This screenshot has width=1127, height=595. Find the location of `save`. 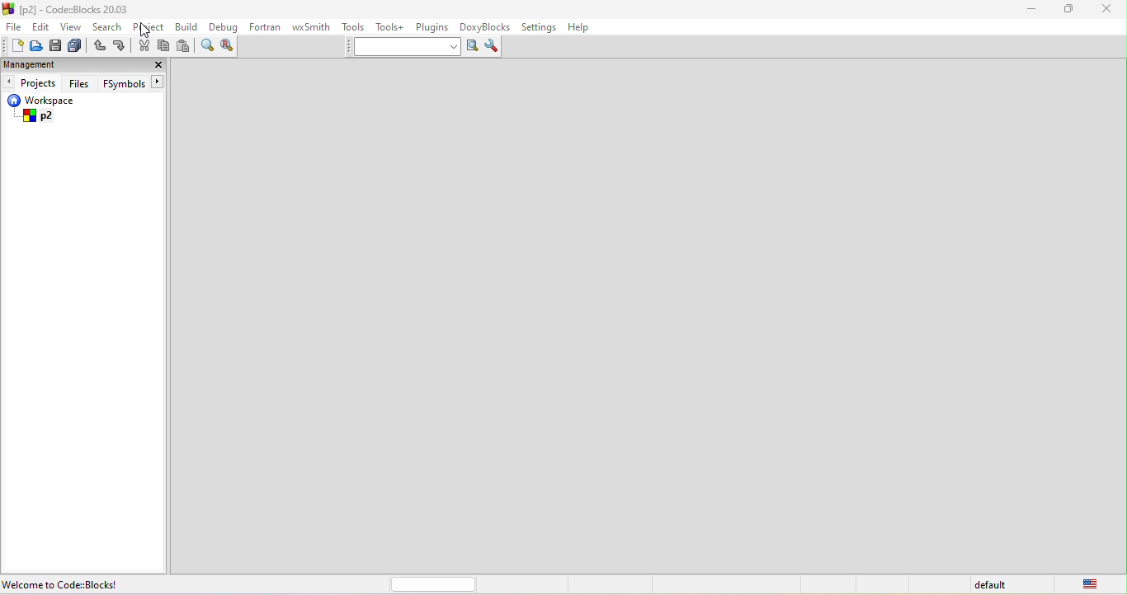

save is located at coordinates (56, 45).